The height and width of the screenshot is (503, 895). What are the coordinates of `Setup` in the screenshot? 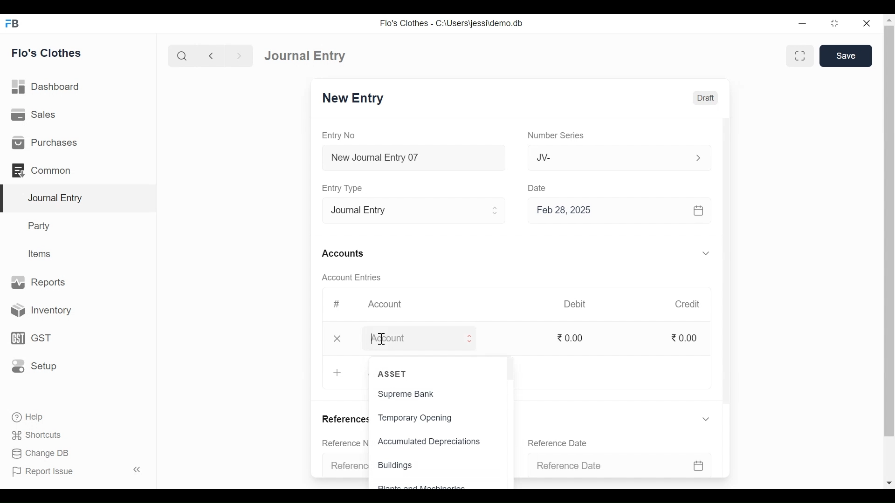 It's located at (34, 365).